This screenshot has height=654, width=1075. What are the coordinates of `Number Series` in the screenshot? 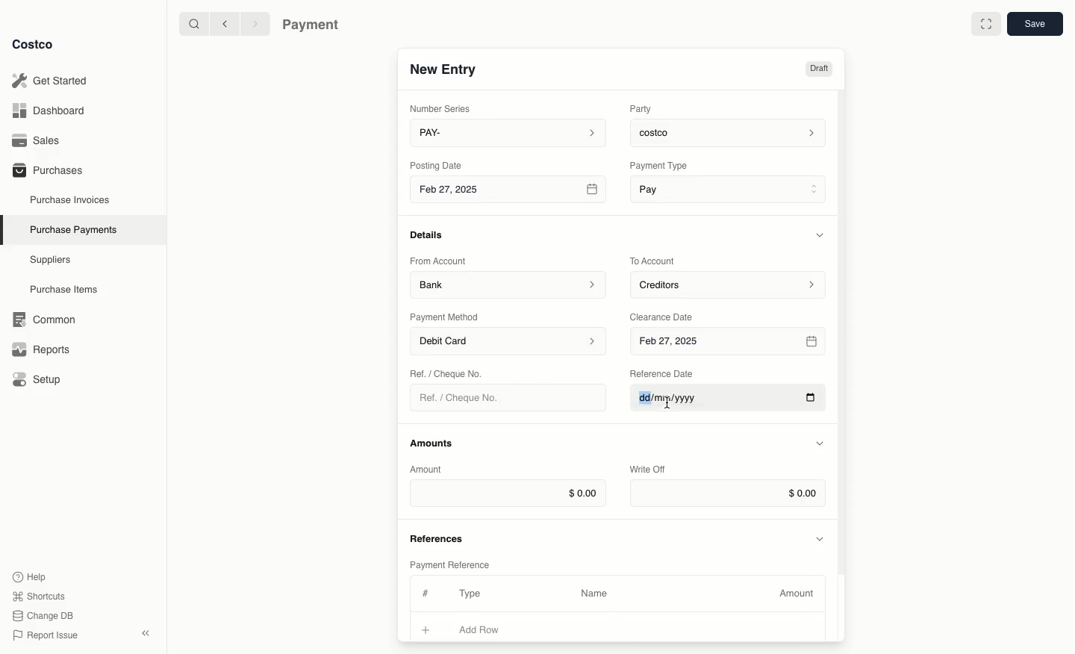 It's located at (443, 108).